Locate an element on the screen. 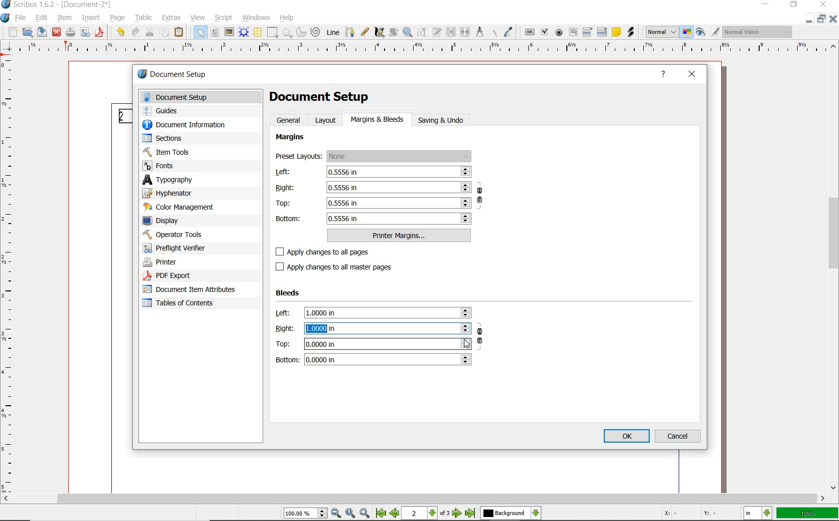  preflight verifier is located at coordinates (86, 32).